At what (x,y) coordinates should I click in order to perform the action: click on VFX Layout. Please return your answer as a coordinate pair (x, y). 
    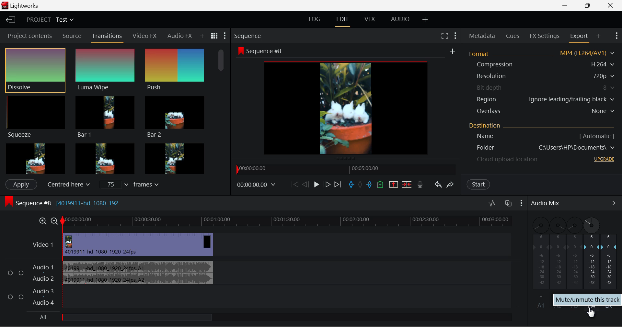
    Looking at the image, I should click on (371, 18).